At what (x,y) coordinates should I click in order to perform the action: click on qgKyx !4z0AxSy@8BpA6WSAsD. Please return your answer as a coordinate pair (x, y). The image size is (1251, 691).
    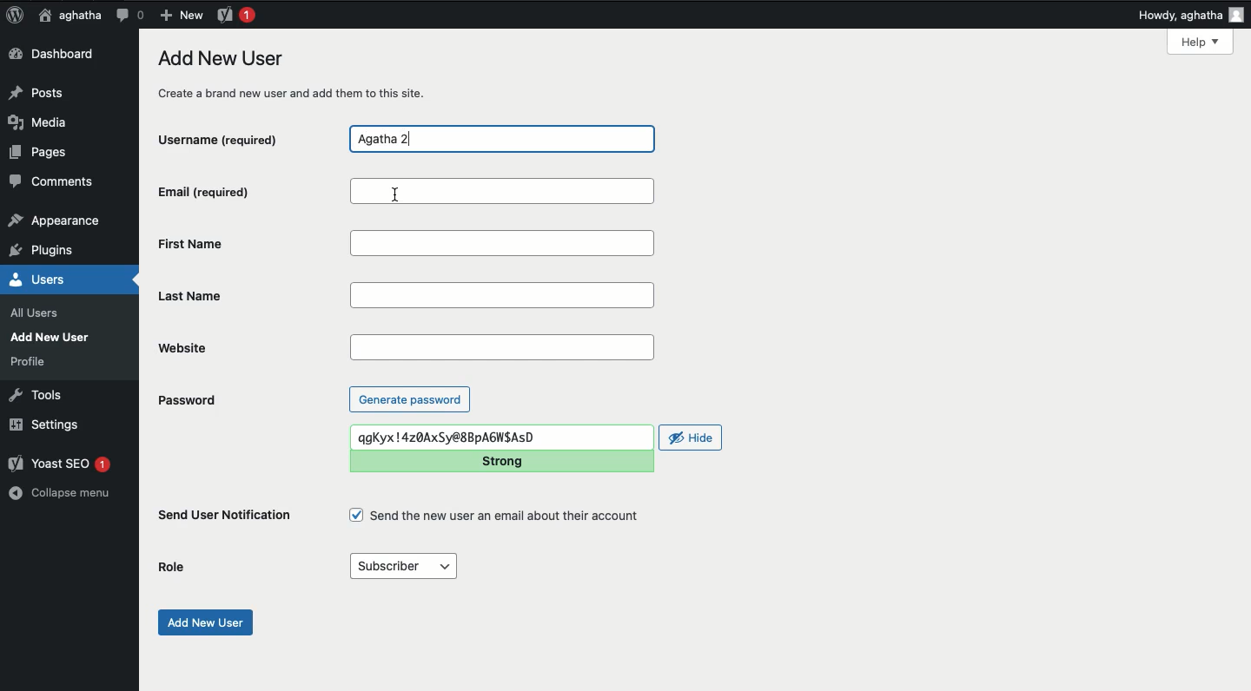
    Looking at the image, I should click on (500, 438).